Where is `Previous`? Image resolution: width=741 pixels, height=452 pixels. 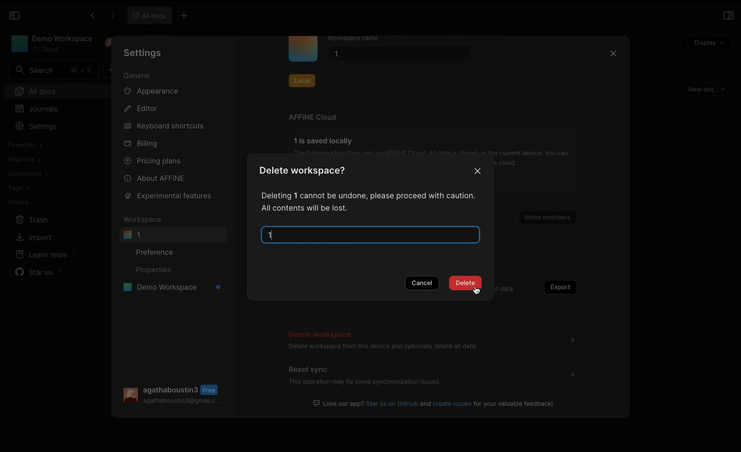
Previous is located at coordinates (91, 17).